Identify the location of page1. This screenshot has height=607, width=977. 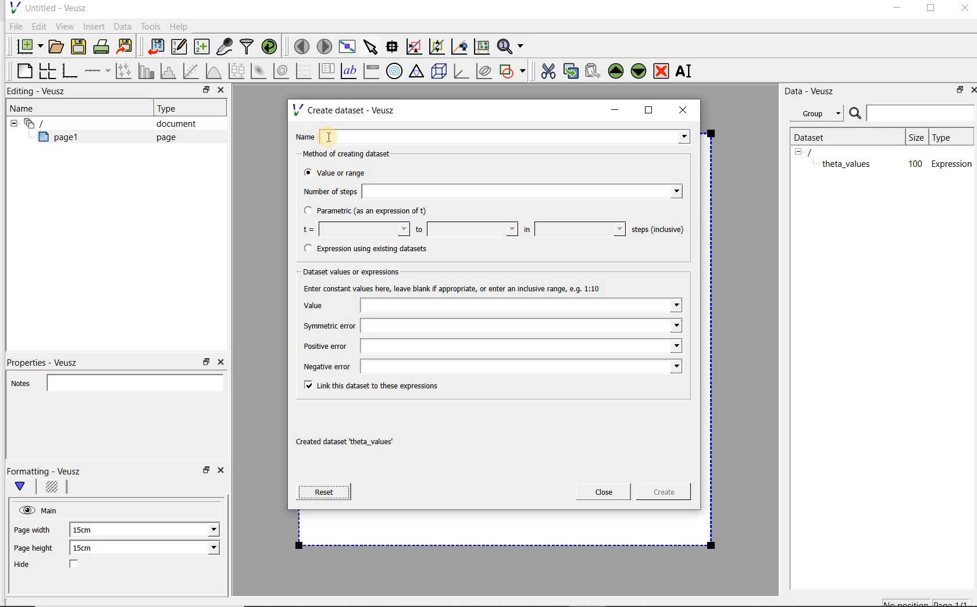
(63, 139).